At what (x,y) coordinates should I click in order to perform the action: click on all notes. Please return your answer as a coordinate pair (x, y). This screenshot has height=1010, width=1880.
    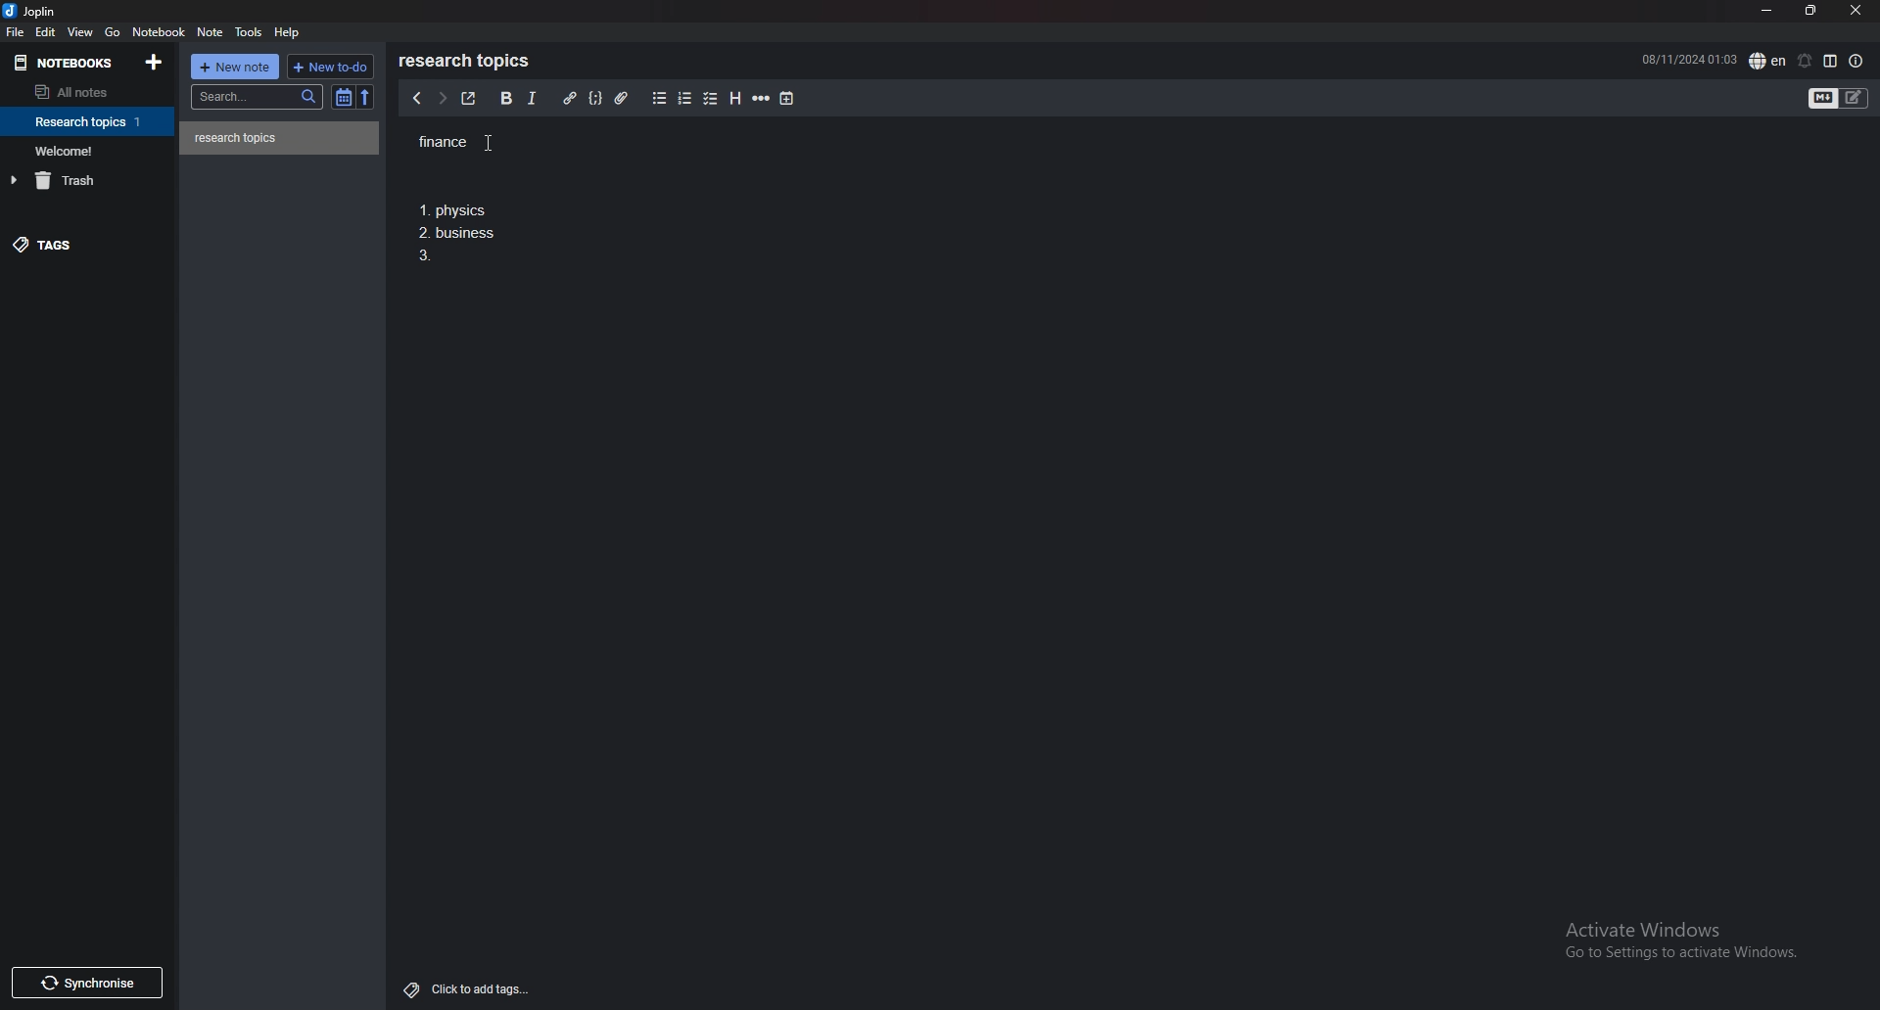
    Looking at the image, I should click on (80, 93).